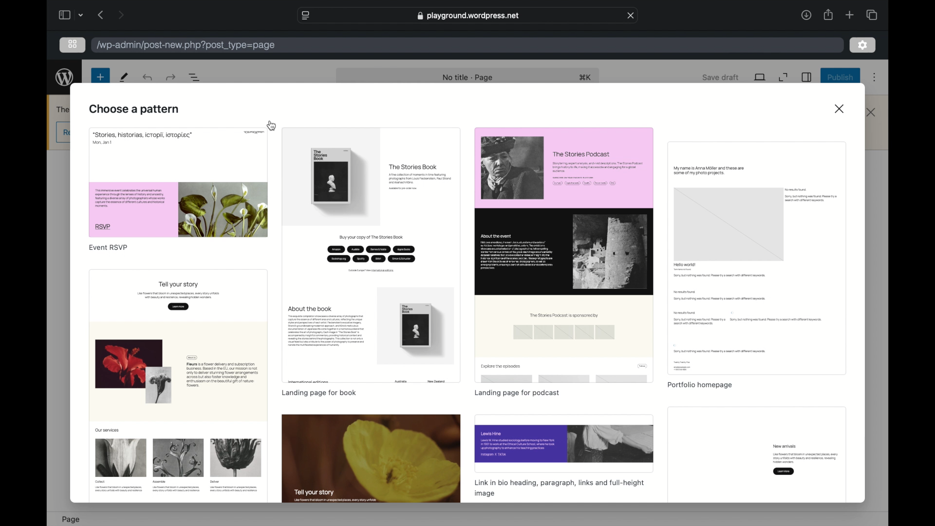 The width and height of the screenshot is (935, 526). Describe the element at coordinates (175, 384) in the screenshot. I see `preview` at that location.